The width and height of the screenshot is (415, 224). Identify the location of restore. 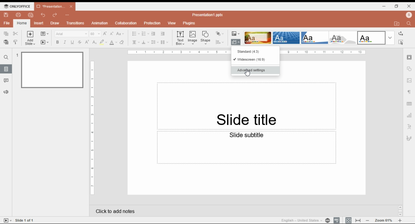
(397, 6).